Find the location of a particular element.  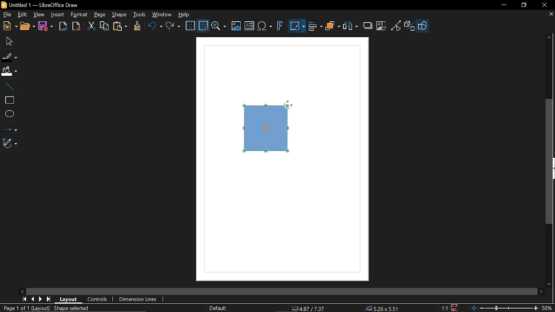

Diagram rotated is located at coordinates (265, 129).